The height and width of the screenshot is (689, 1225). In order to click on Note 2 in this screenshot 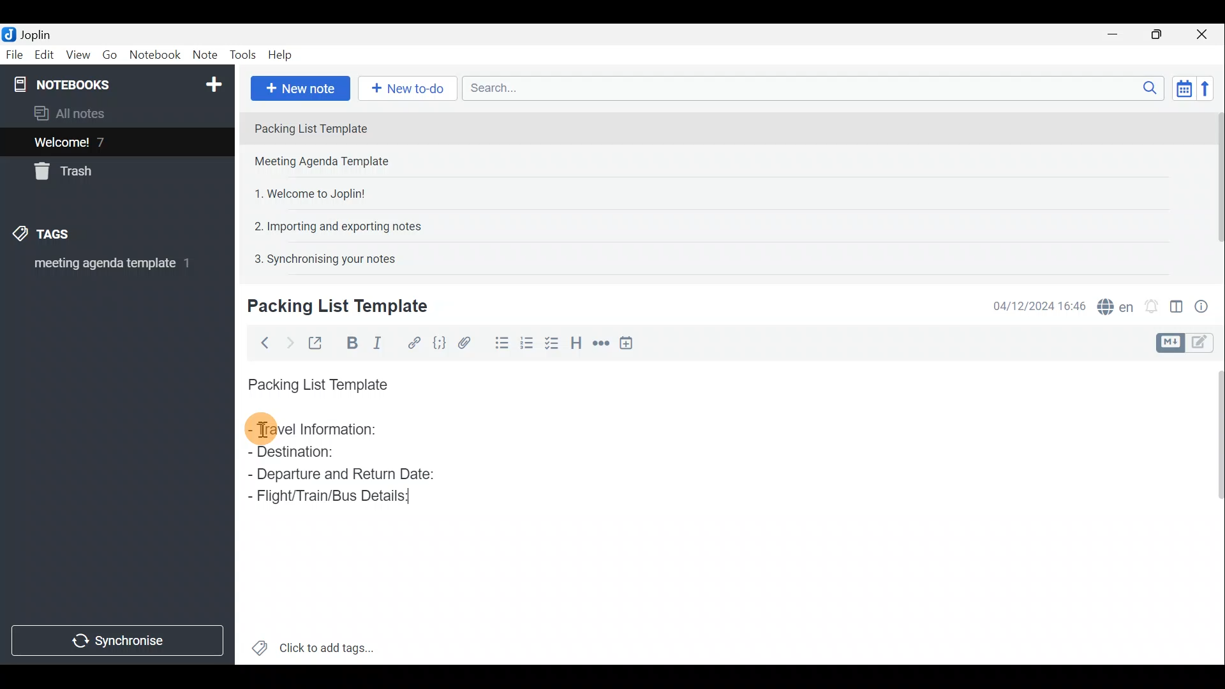, I will do `click(334, 163)`.